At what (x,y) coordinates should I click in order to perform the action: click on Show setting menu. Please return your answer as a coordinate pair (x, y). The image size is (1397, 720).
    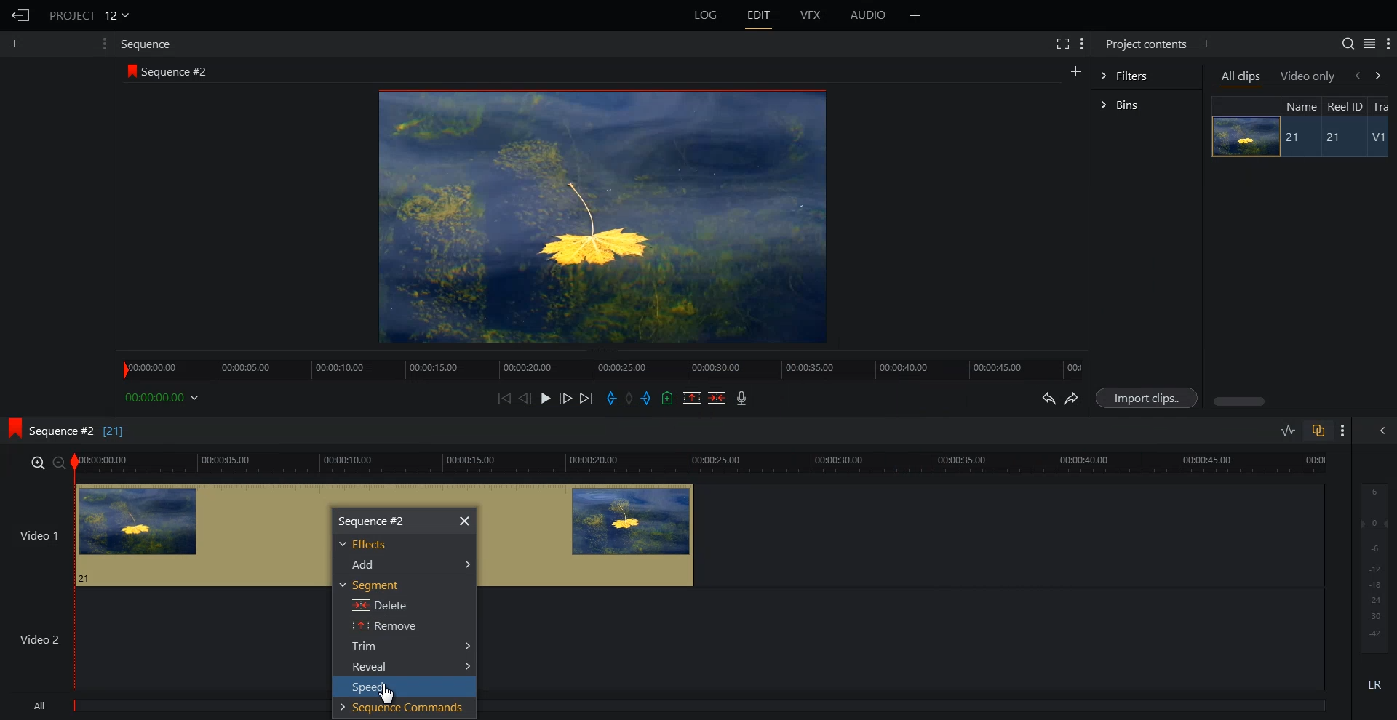
    Looking at the image, I should click on (1082, 44).